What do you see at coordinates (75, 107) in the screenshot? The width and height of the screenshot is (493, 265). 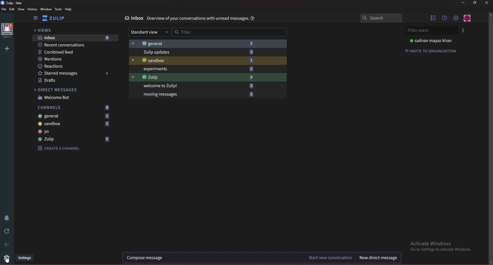 I see `Channels` at bounding box center [75, 107].